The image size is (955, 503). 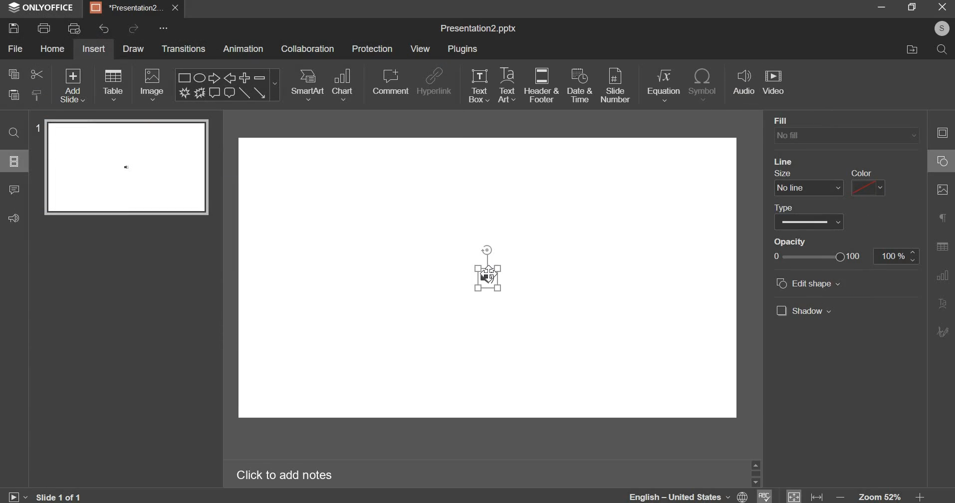 I want to click on shape settings, so click(x=942, y=160).